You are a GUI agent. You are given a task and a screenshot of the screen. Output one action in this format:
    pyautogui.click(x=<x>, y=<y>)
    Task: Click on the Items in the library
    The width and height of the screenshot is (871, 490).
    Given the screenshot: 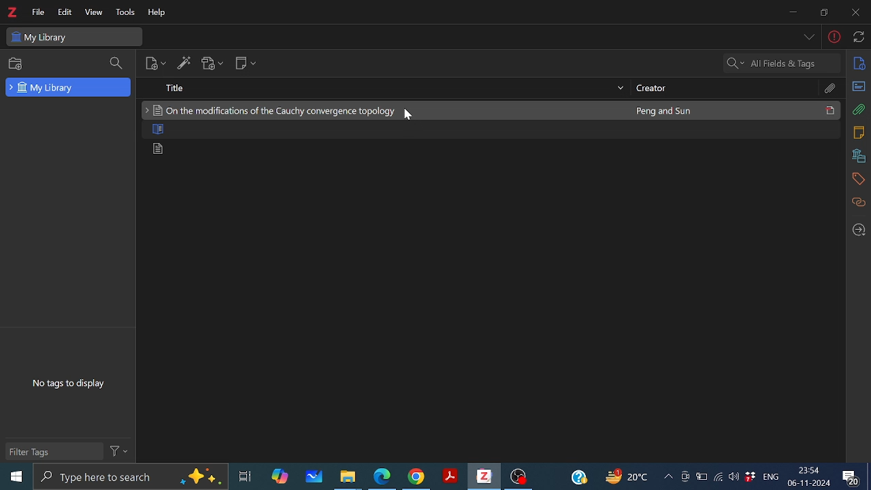 What is the action you would take?
    pyautogui.click(x=490, y=131)
    